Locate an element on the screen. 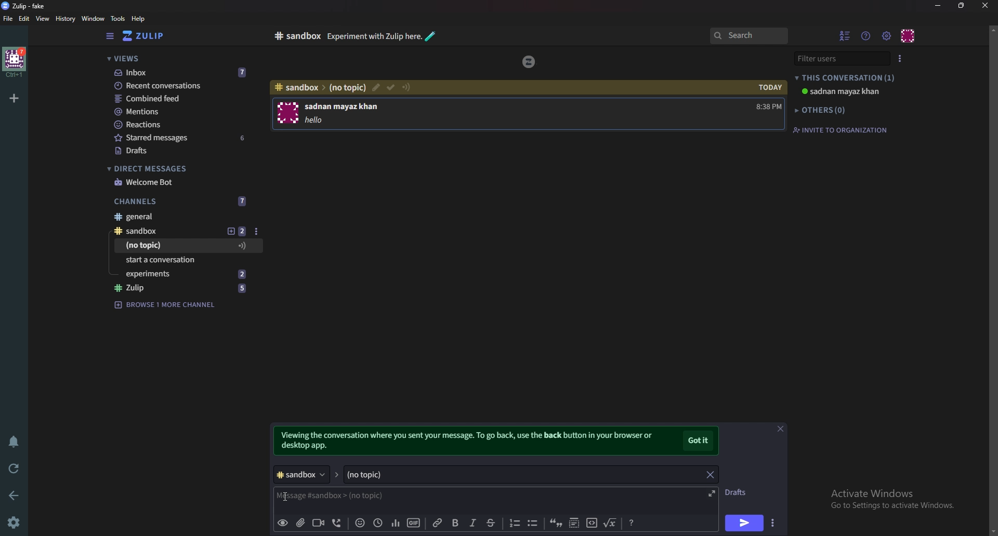 This screenshot has height=536, width=998. Help menu is located at coordinates (866, 35).